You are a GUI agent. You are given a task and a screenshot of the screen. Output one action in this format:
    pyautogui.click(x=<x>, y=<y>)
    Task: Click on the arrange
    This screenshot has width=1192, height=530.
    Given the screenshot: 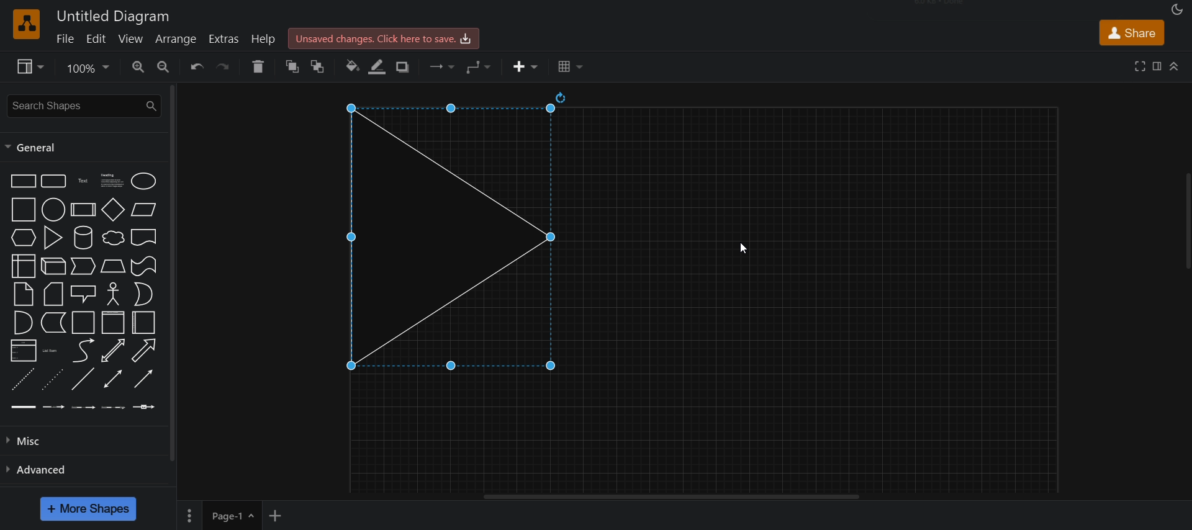 What is the action you would take?
    pyautogui.click(x=178, y=40)
    